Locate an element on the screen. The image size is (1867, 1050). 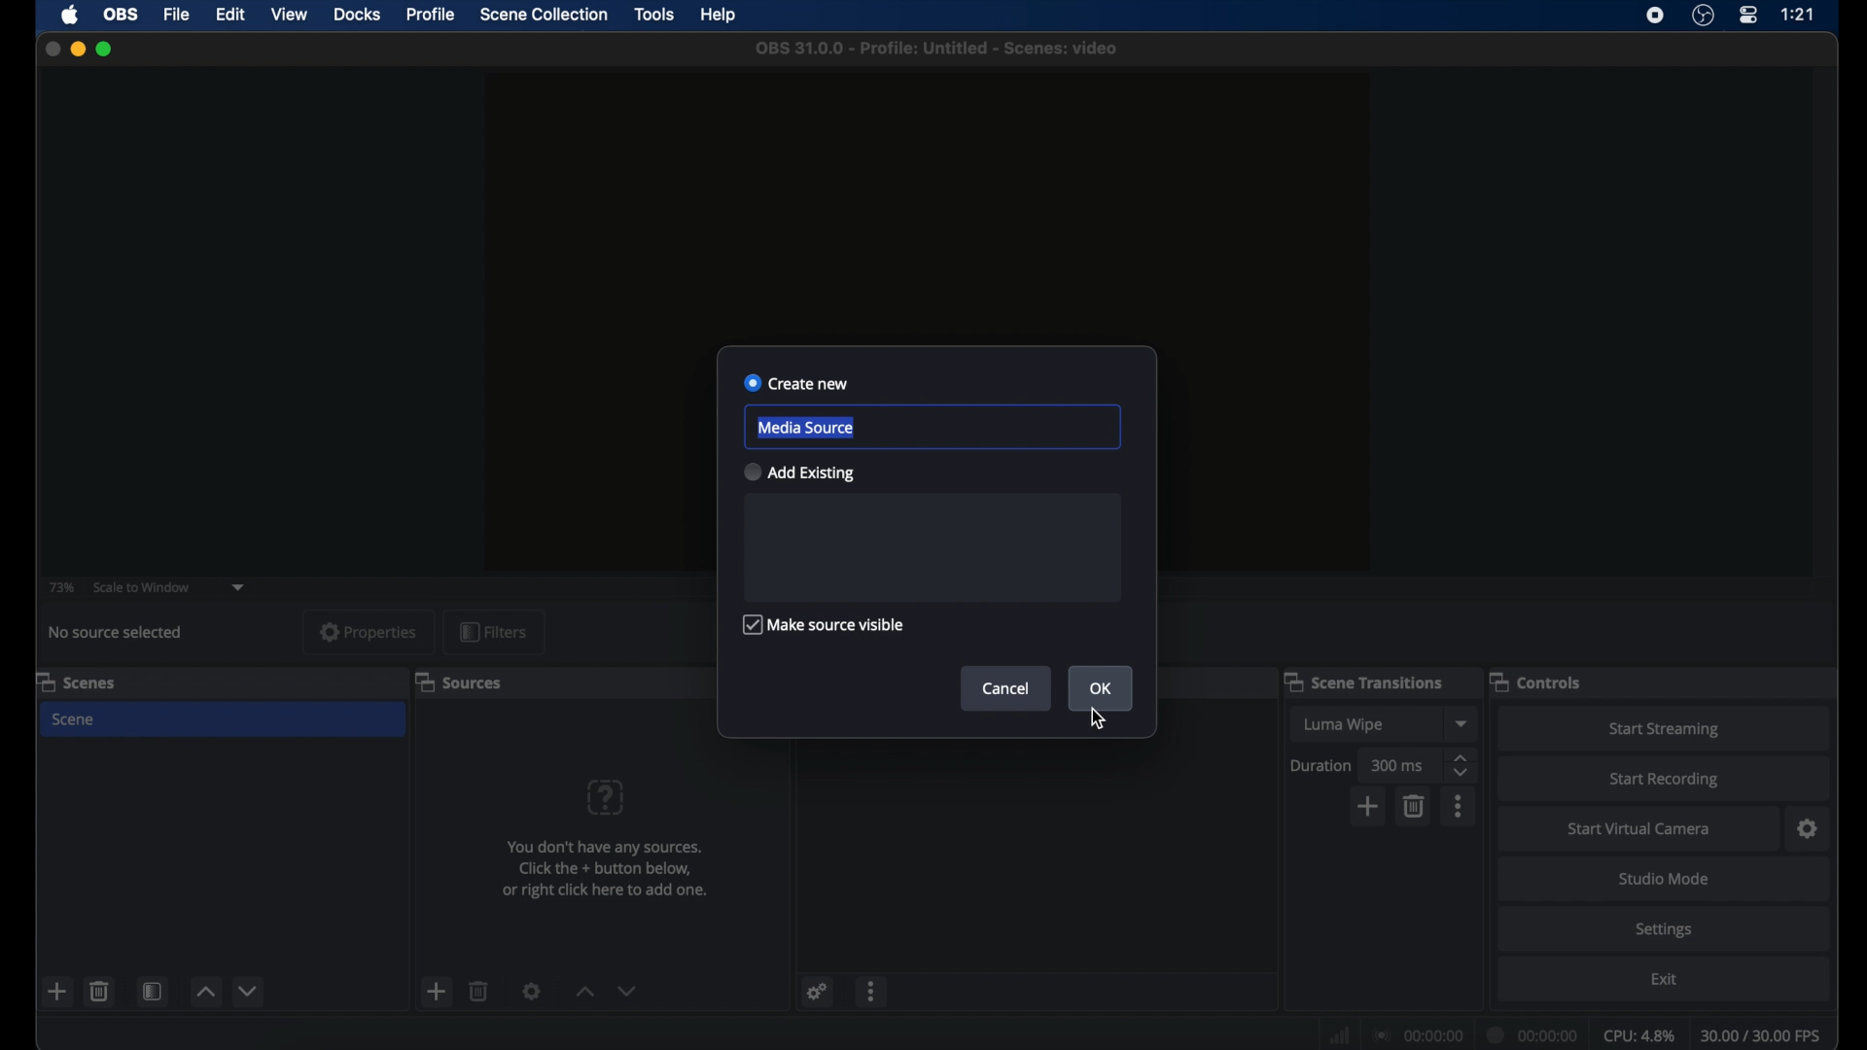
settings is located at coordinates (817, 991).